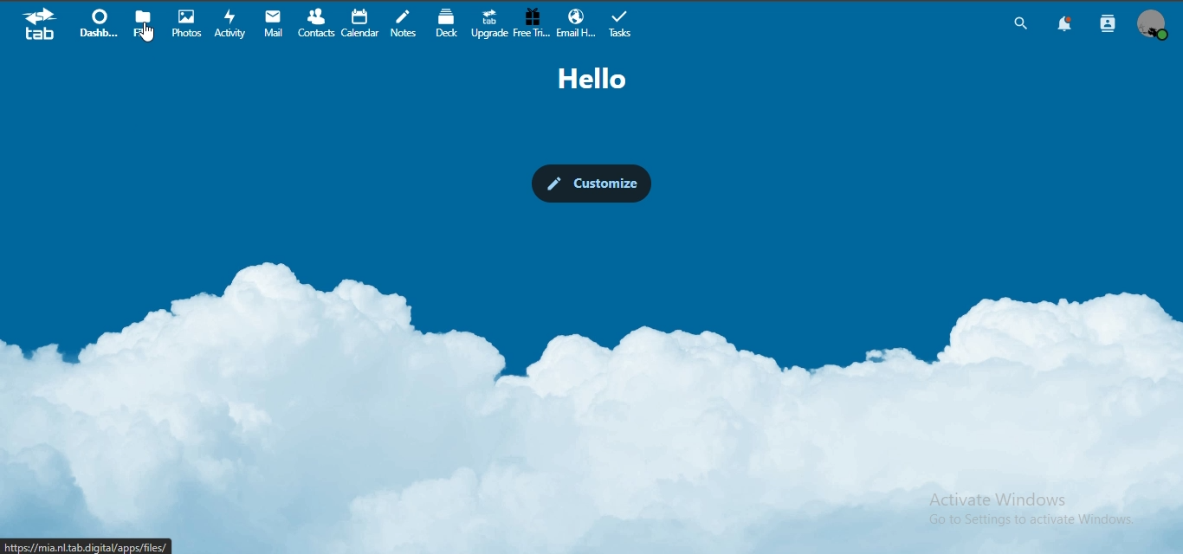  What do you see at coordinates (144, 23) in the screenshot?
I see `files` at bounding box center [144, 23].